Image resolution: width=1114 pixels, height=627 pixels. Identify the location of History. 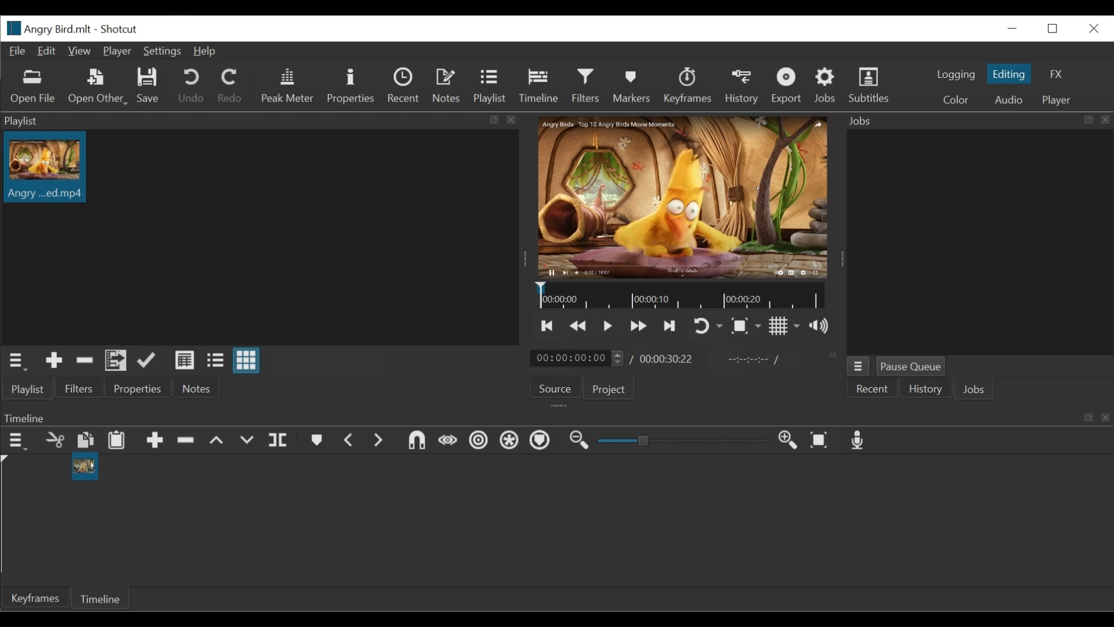
(925, 390).